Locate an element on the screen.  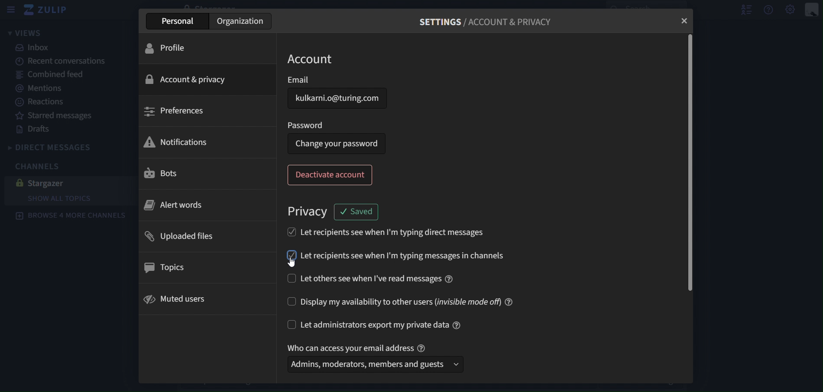
main menu is located at coordinates (791, 9).